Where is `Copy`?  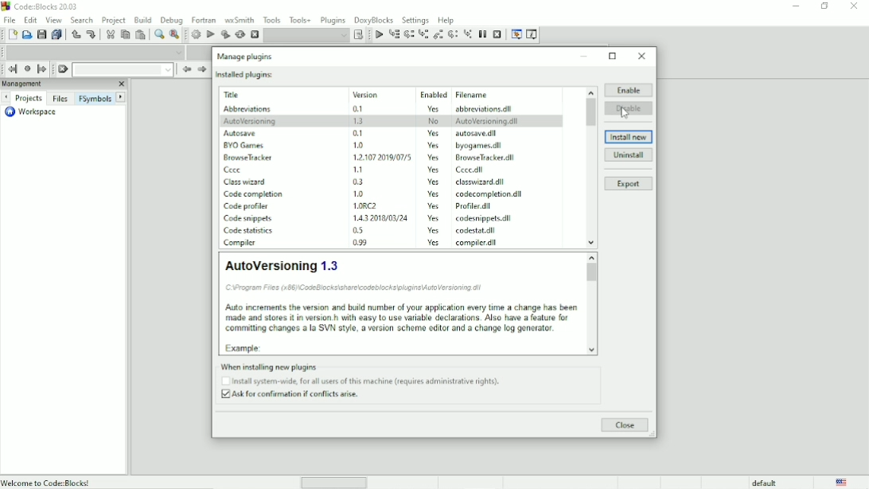 Copy is located at coordinates (125, 34).